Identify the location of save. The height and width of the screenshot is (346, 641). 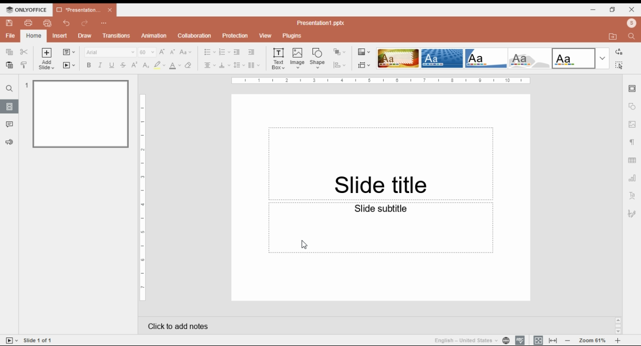
(9, 23).